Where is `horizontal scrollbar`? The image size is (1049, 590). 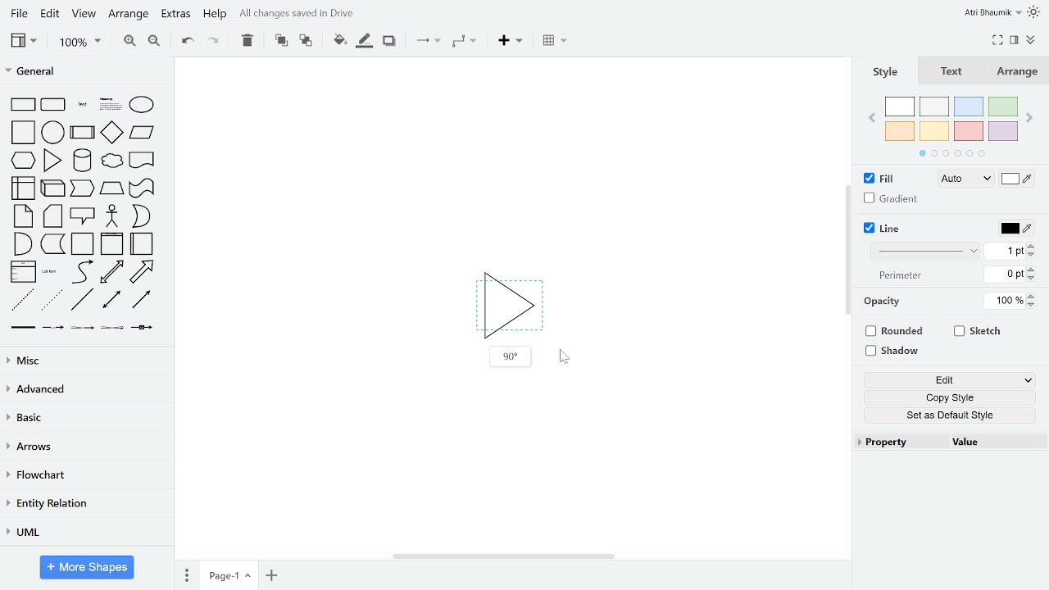
horizontal scrollbar is located at coordinates (503, 556).